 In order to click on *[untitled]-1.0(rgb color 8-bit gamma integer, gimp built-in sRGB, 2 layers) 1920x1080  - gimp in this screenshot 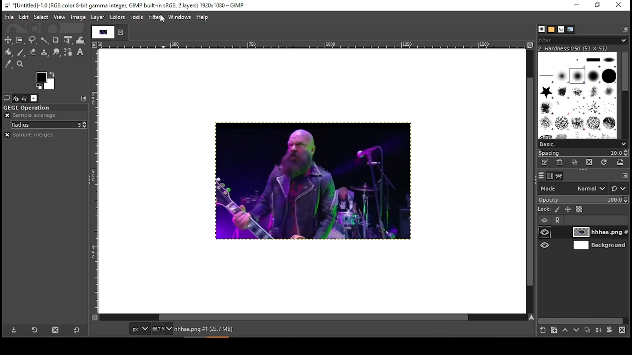, I will do `click(125, 5)`.